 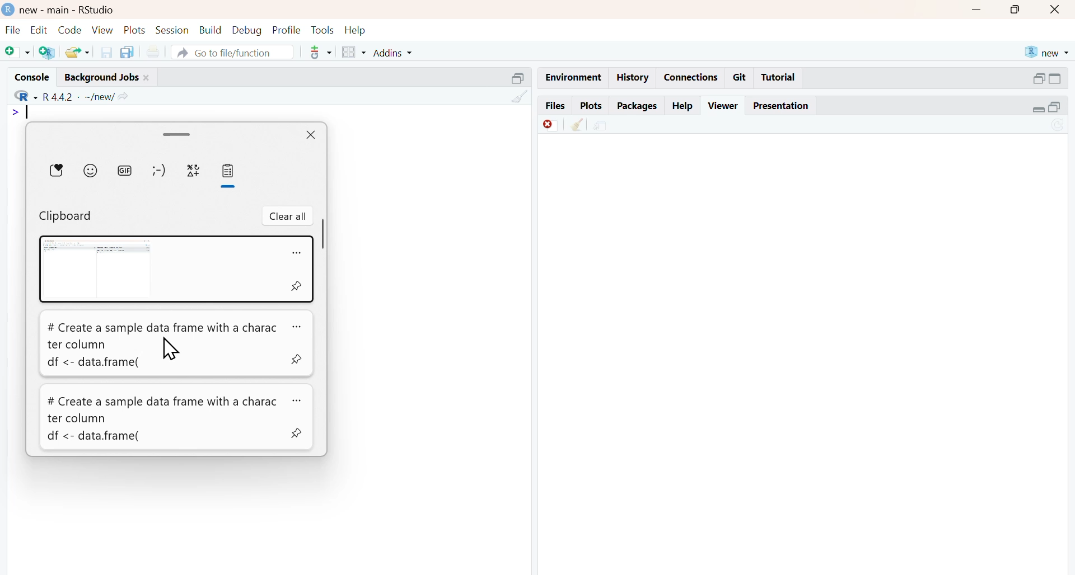 What do you see at coordinates (102, 78) in the screenshot?
I see `background jobs` at bounding box center [102, 78].